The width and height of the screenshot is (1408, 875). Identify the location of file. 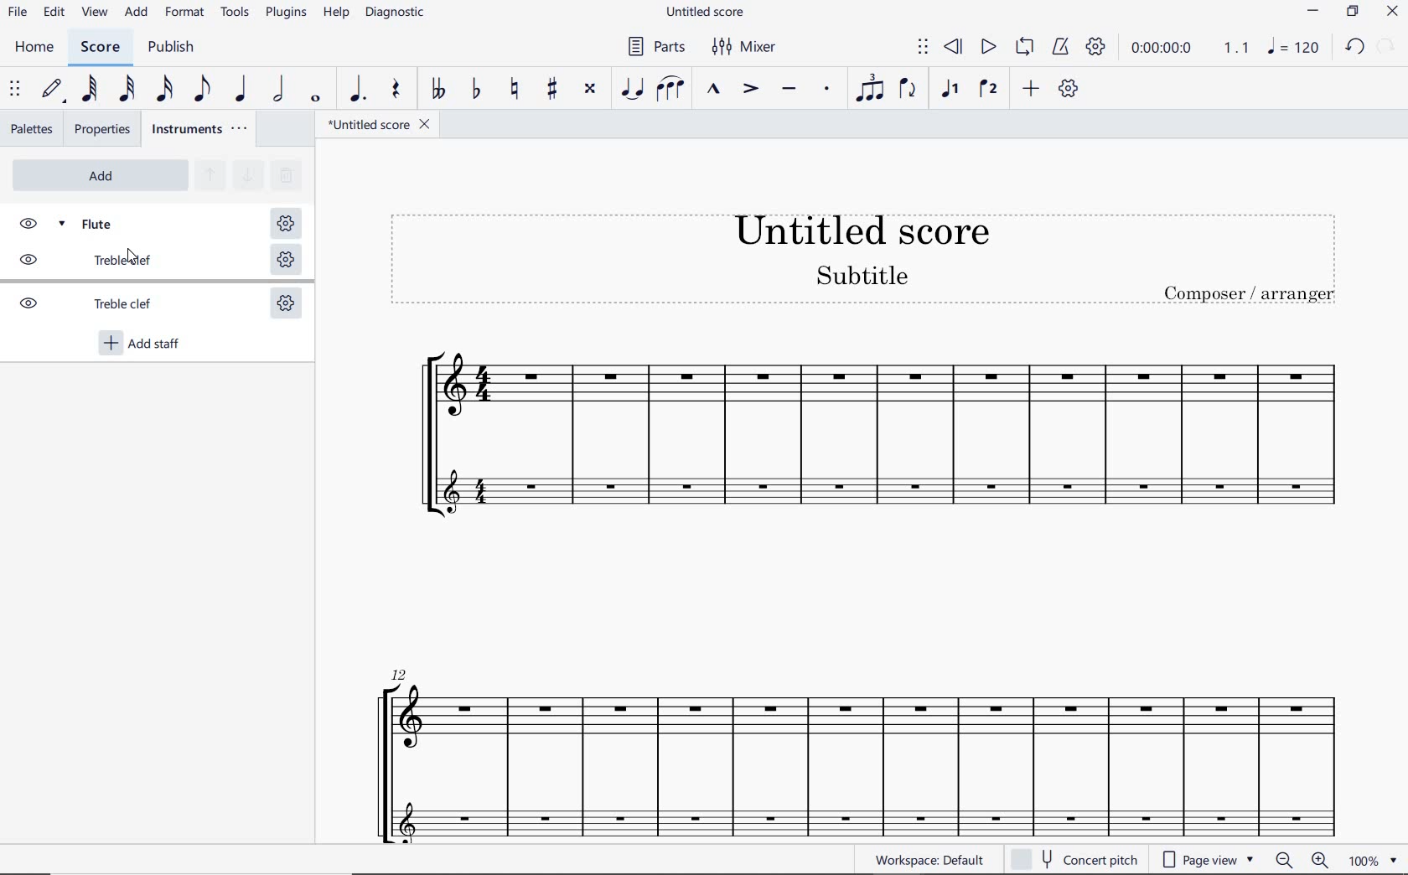
(18, 16).